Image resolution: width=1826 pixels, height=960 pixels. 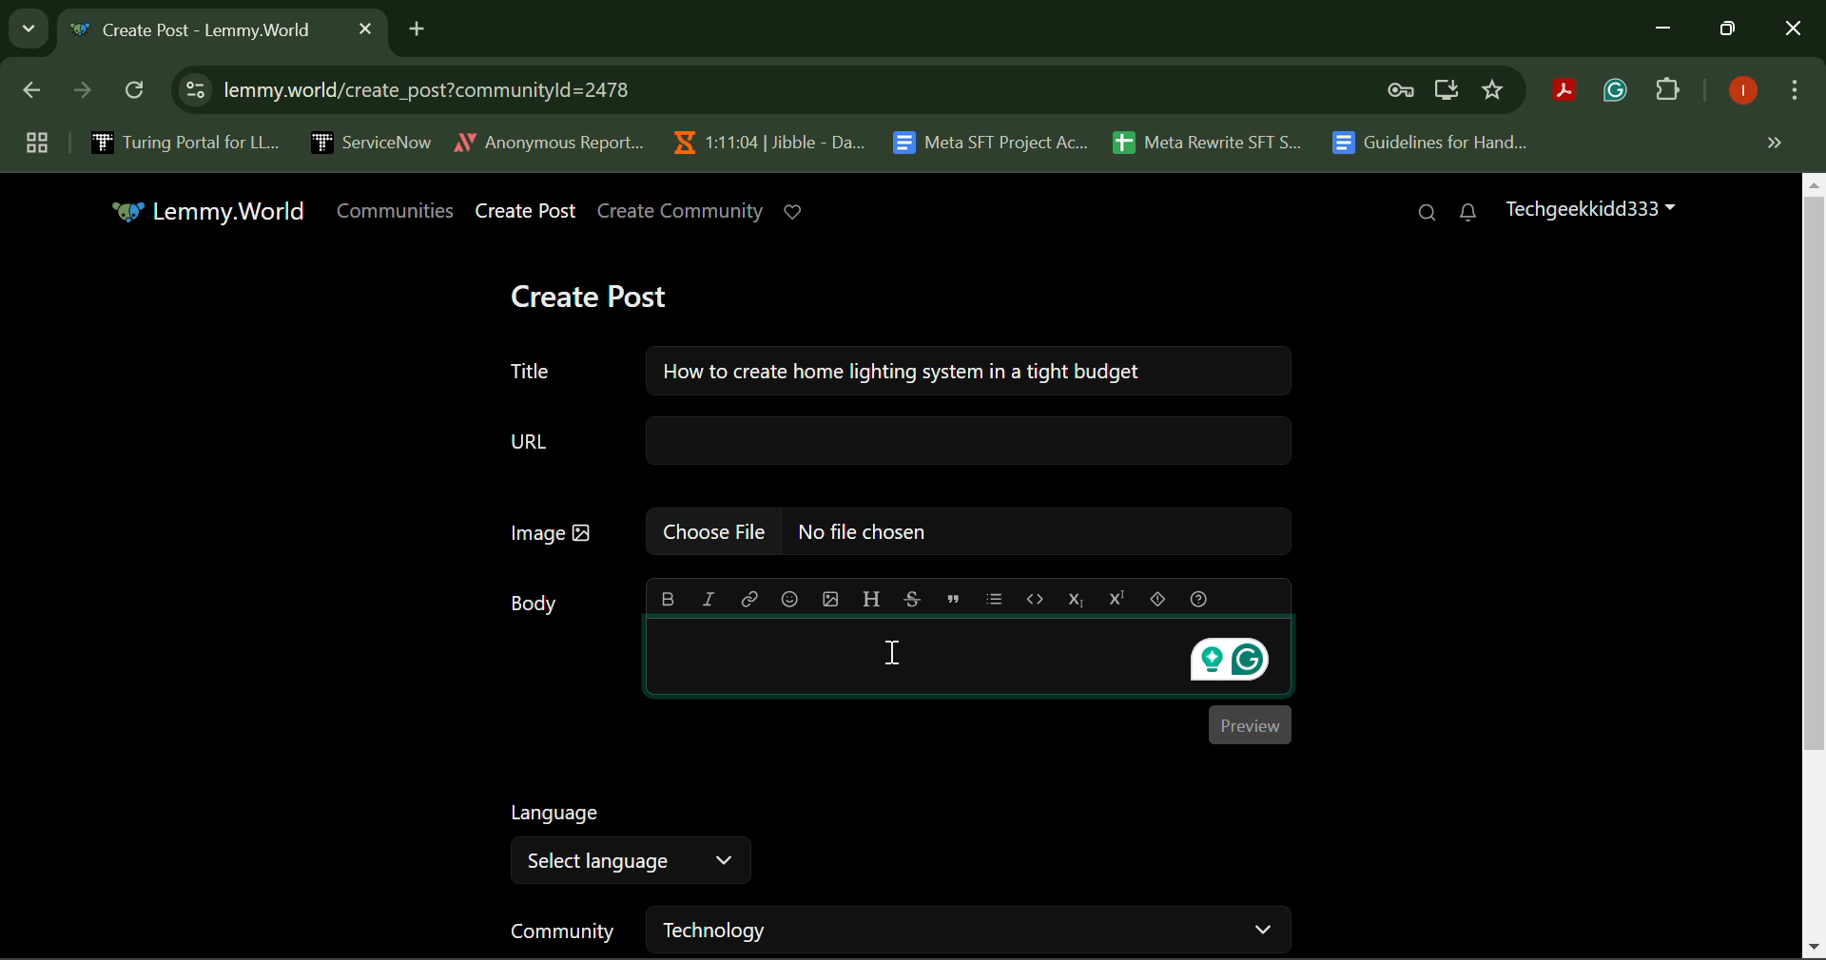 I want to click on Minimize Down, so click(x=1666, y=29).